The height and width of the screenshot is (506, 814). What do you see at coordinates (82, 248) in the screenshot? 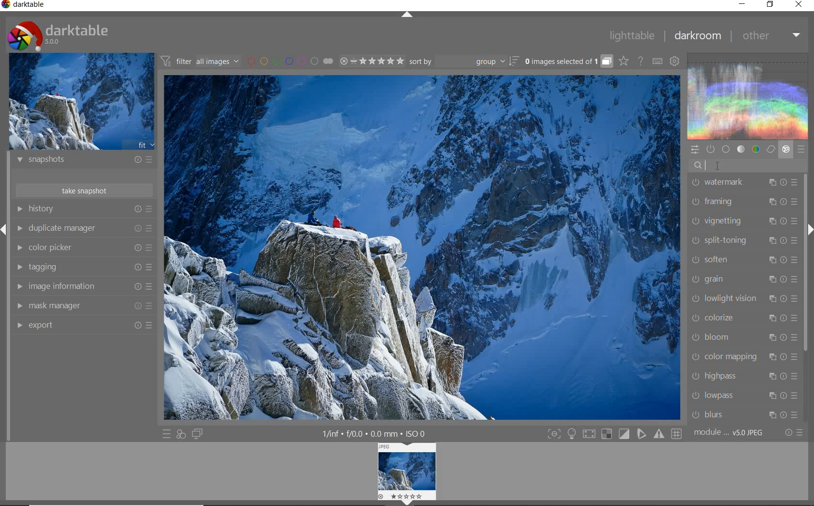
I see `color picker` at bounding box center [82, 248].